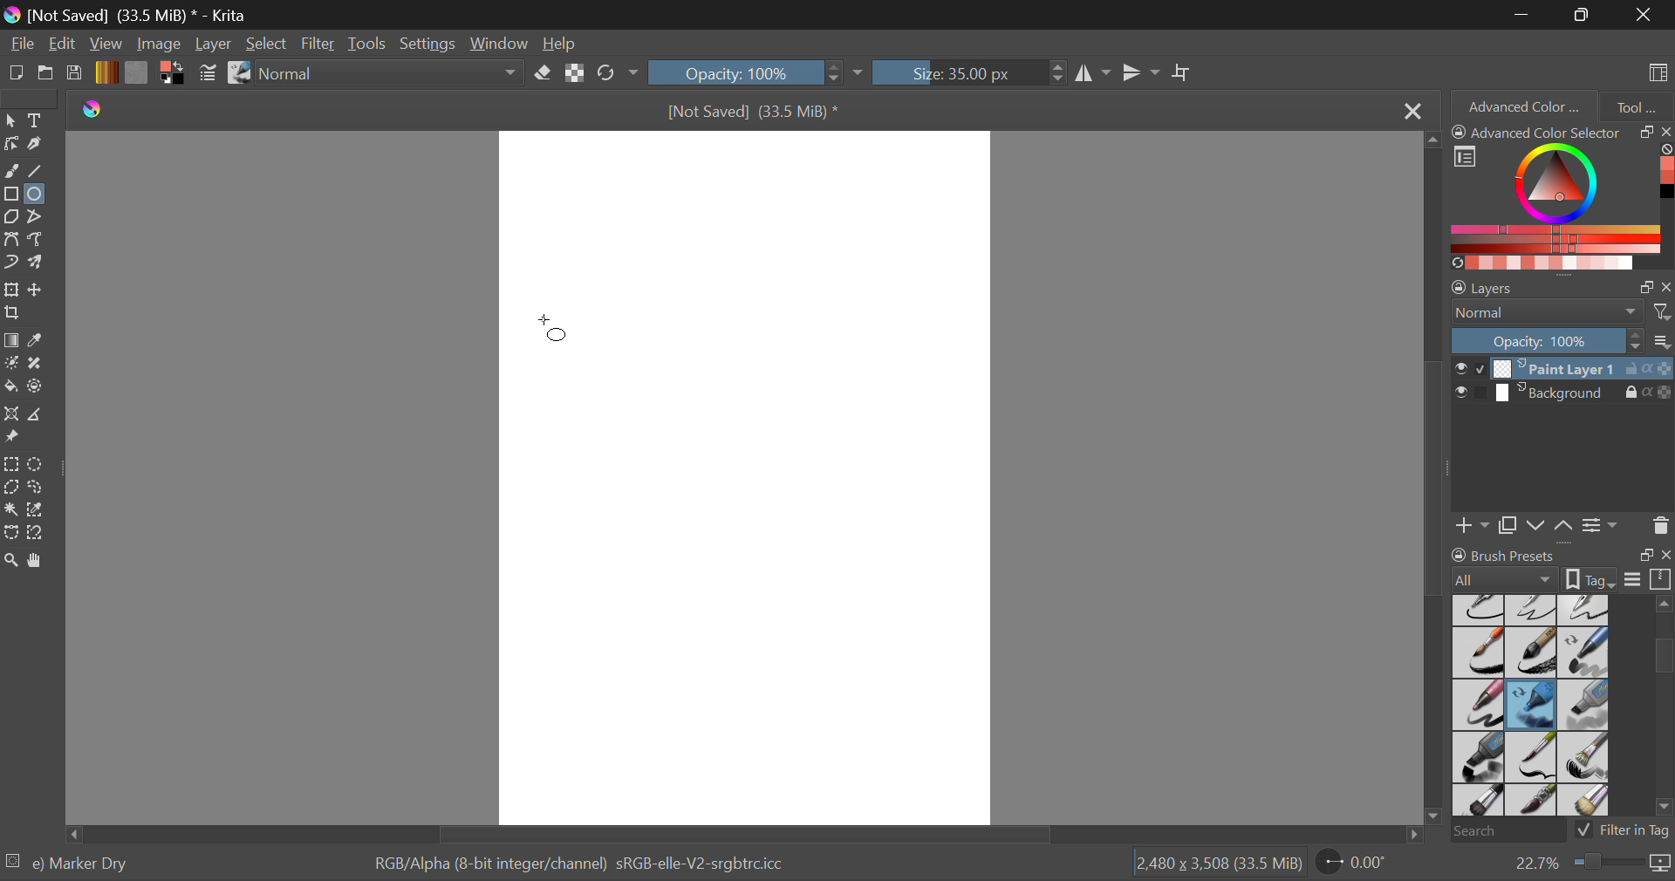 The image size is (1675, 881). Describe the element at coordinates (1361, 863) in the screenshot. I see `Sheet Rotation` at that location.